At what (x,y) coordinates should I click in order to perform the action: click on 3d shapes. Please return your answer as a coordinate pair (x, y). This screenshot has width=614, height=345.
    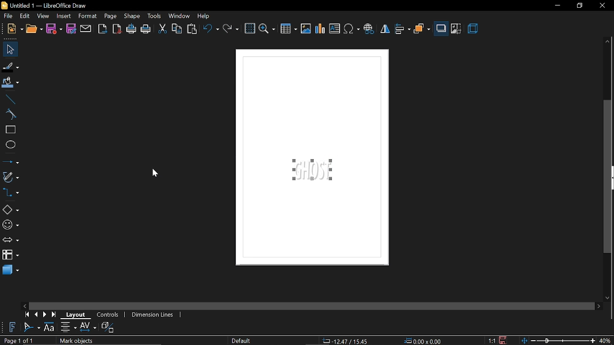
    Looking at the image, I should click on (10, 271).